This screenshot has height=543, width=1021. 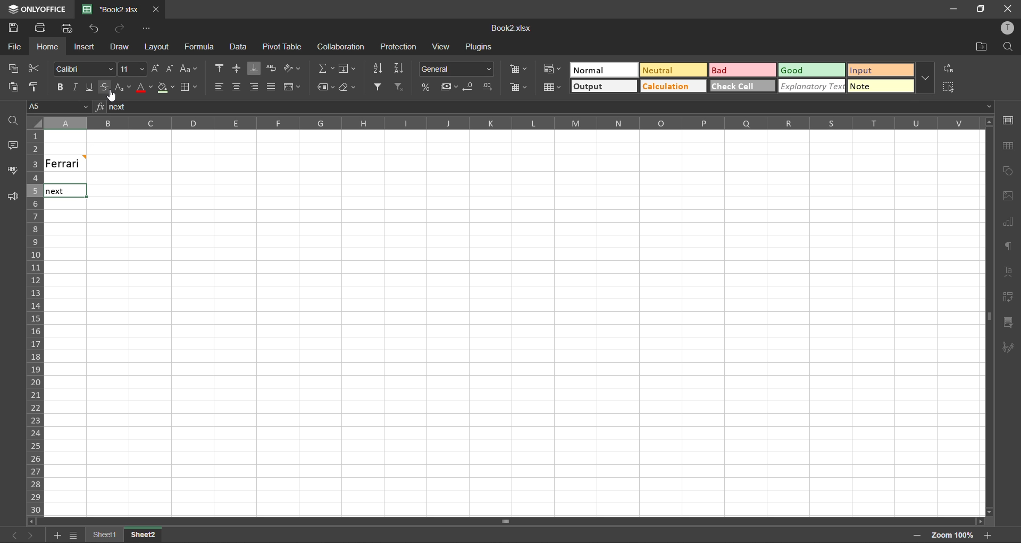 I want to click on feedback, so click(x=12, y=199).